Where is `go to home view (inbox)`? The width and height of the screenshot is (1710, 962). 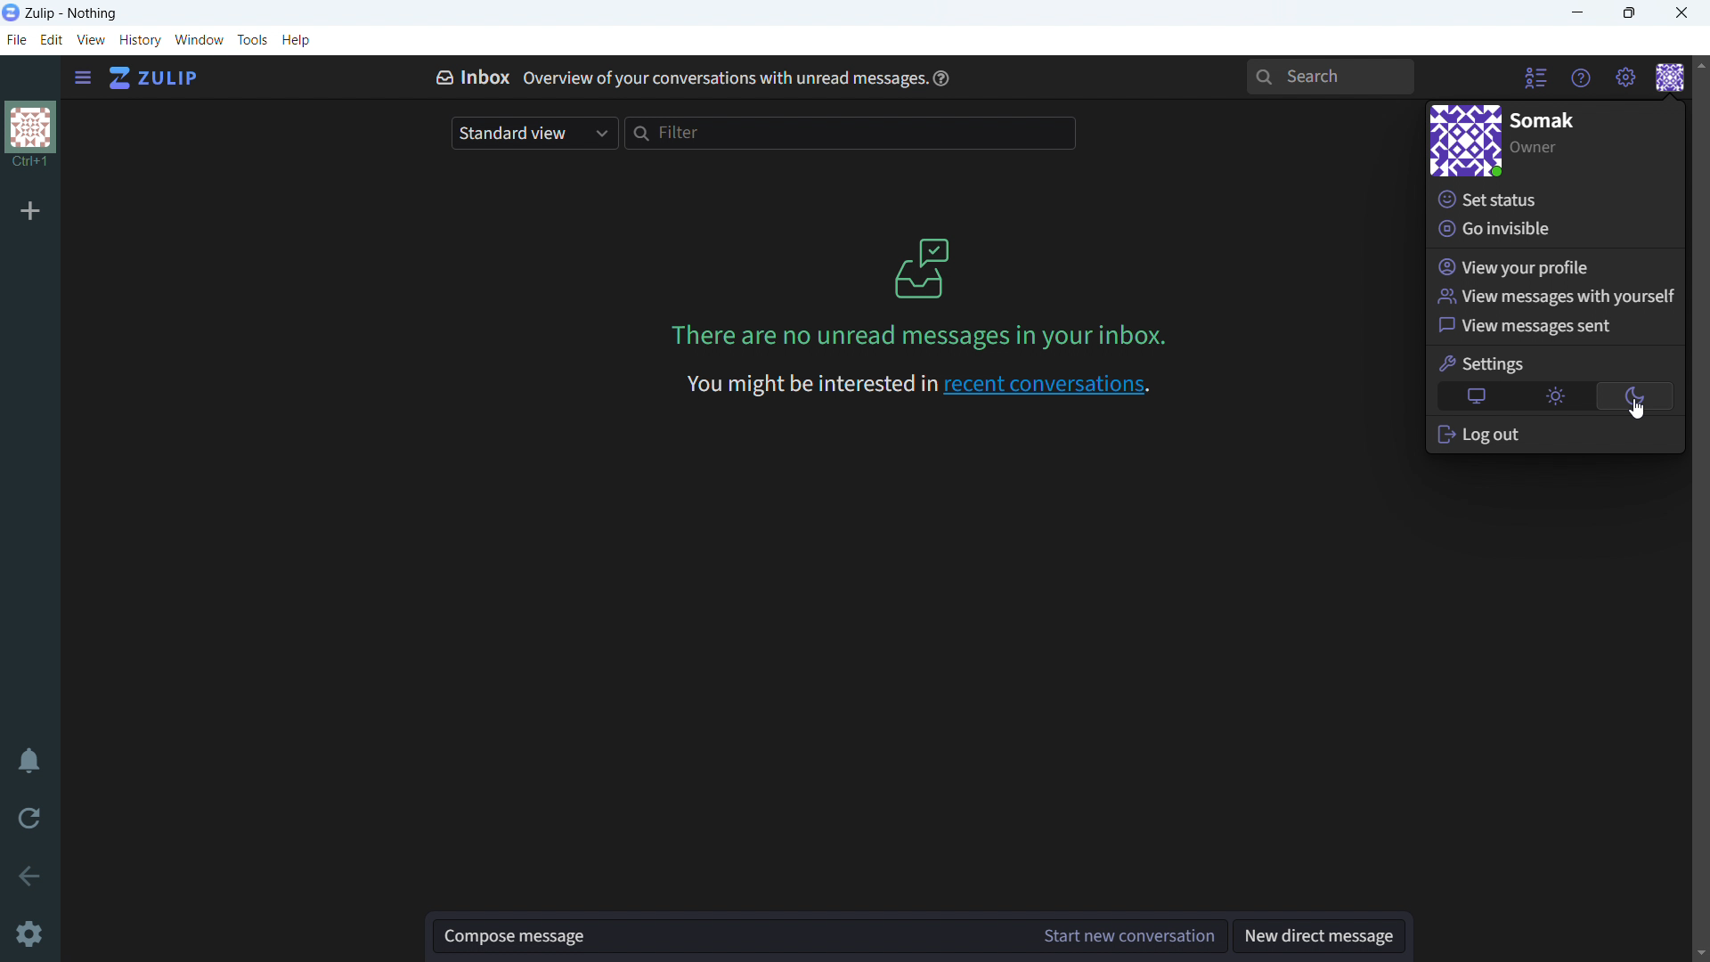 go to home view (inbox) is located at coordinates (152, 77).